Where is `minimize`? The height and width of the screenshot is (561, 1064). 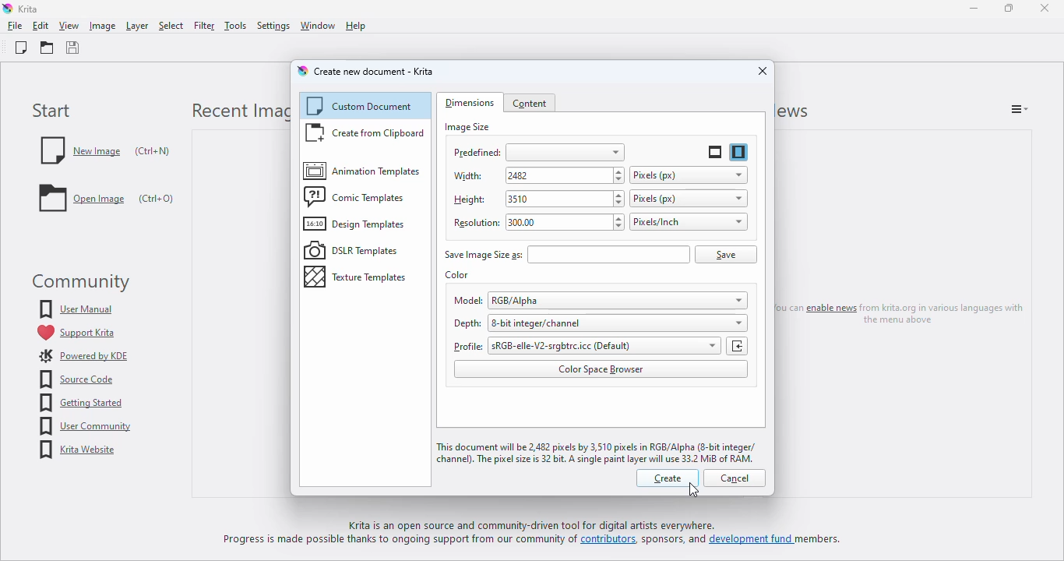
minimize is located at coordinates (974, 8).